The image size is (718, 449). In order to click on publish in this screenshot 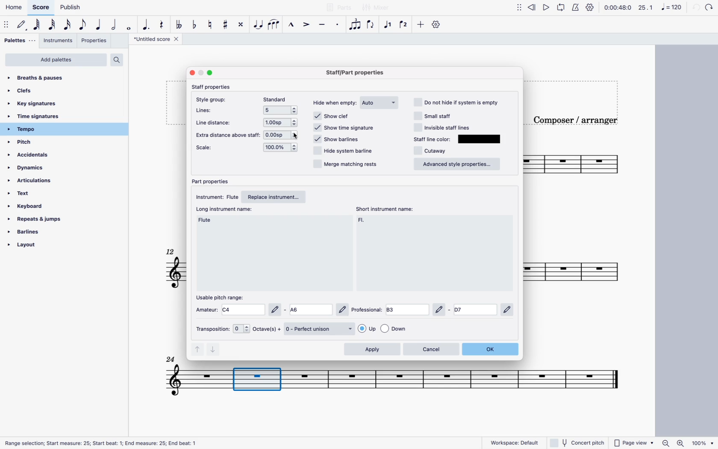, I will do `click(69, 9)`.